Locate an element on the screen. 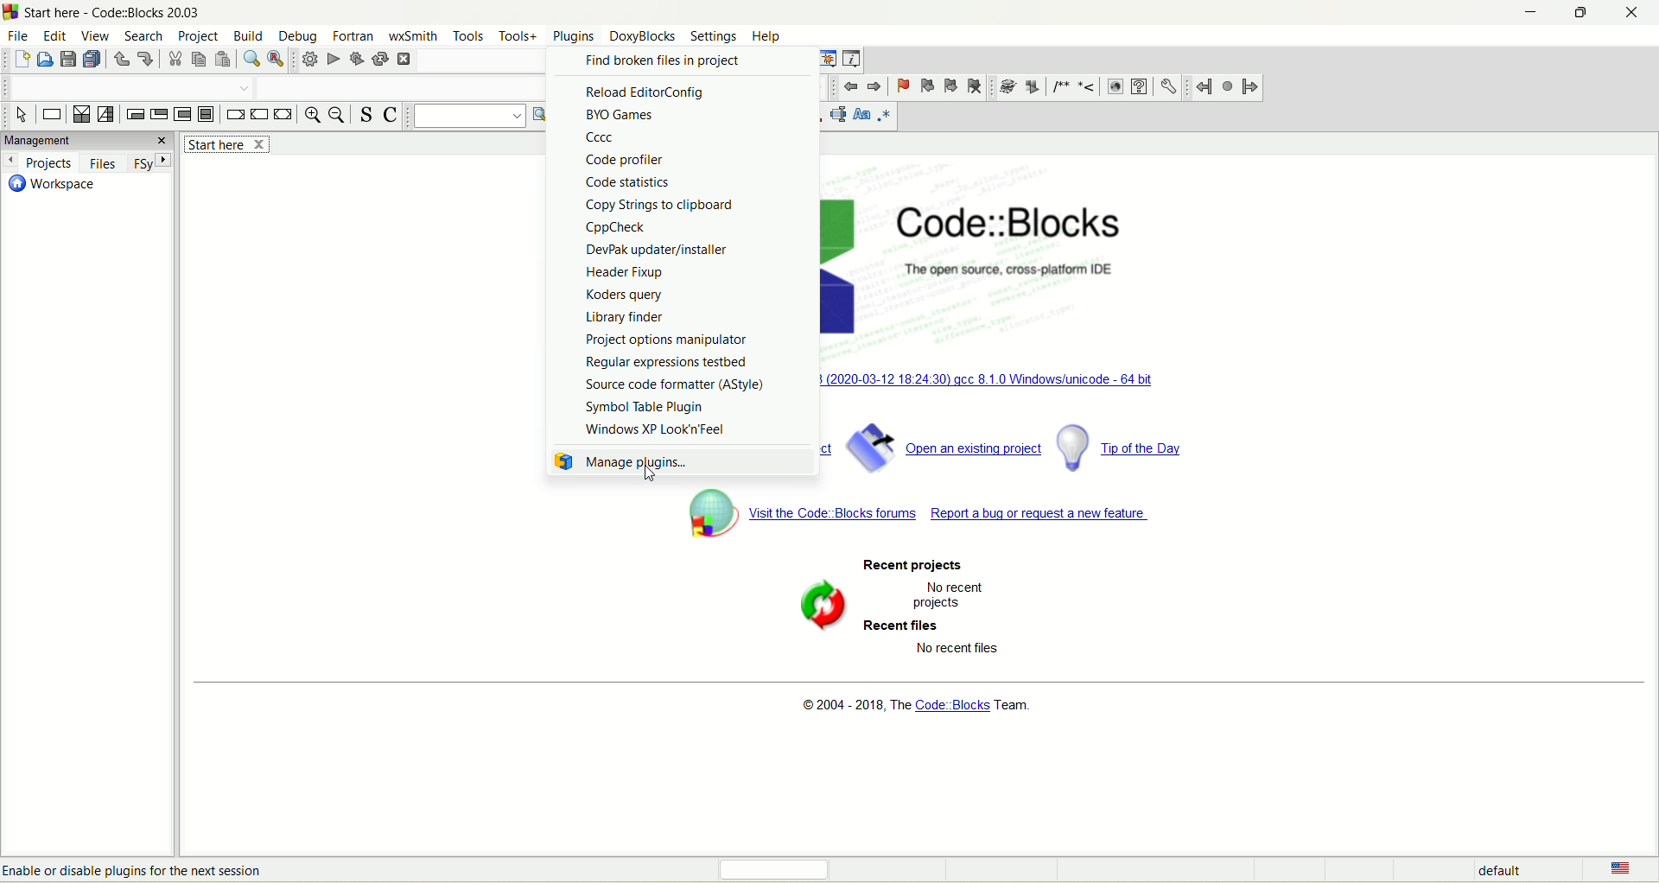 The height and width of the screenshot is (883, 1659). block instructions is located at coordinates (207, 114).